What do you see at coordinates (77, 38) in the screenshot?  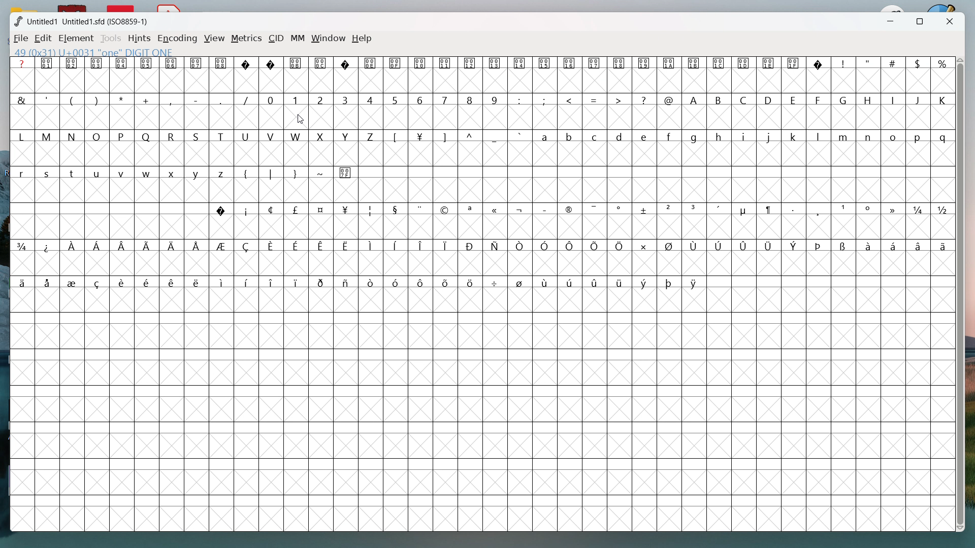 I see `element` at bounding box center [77, 38].